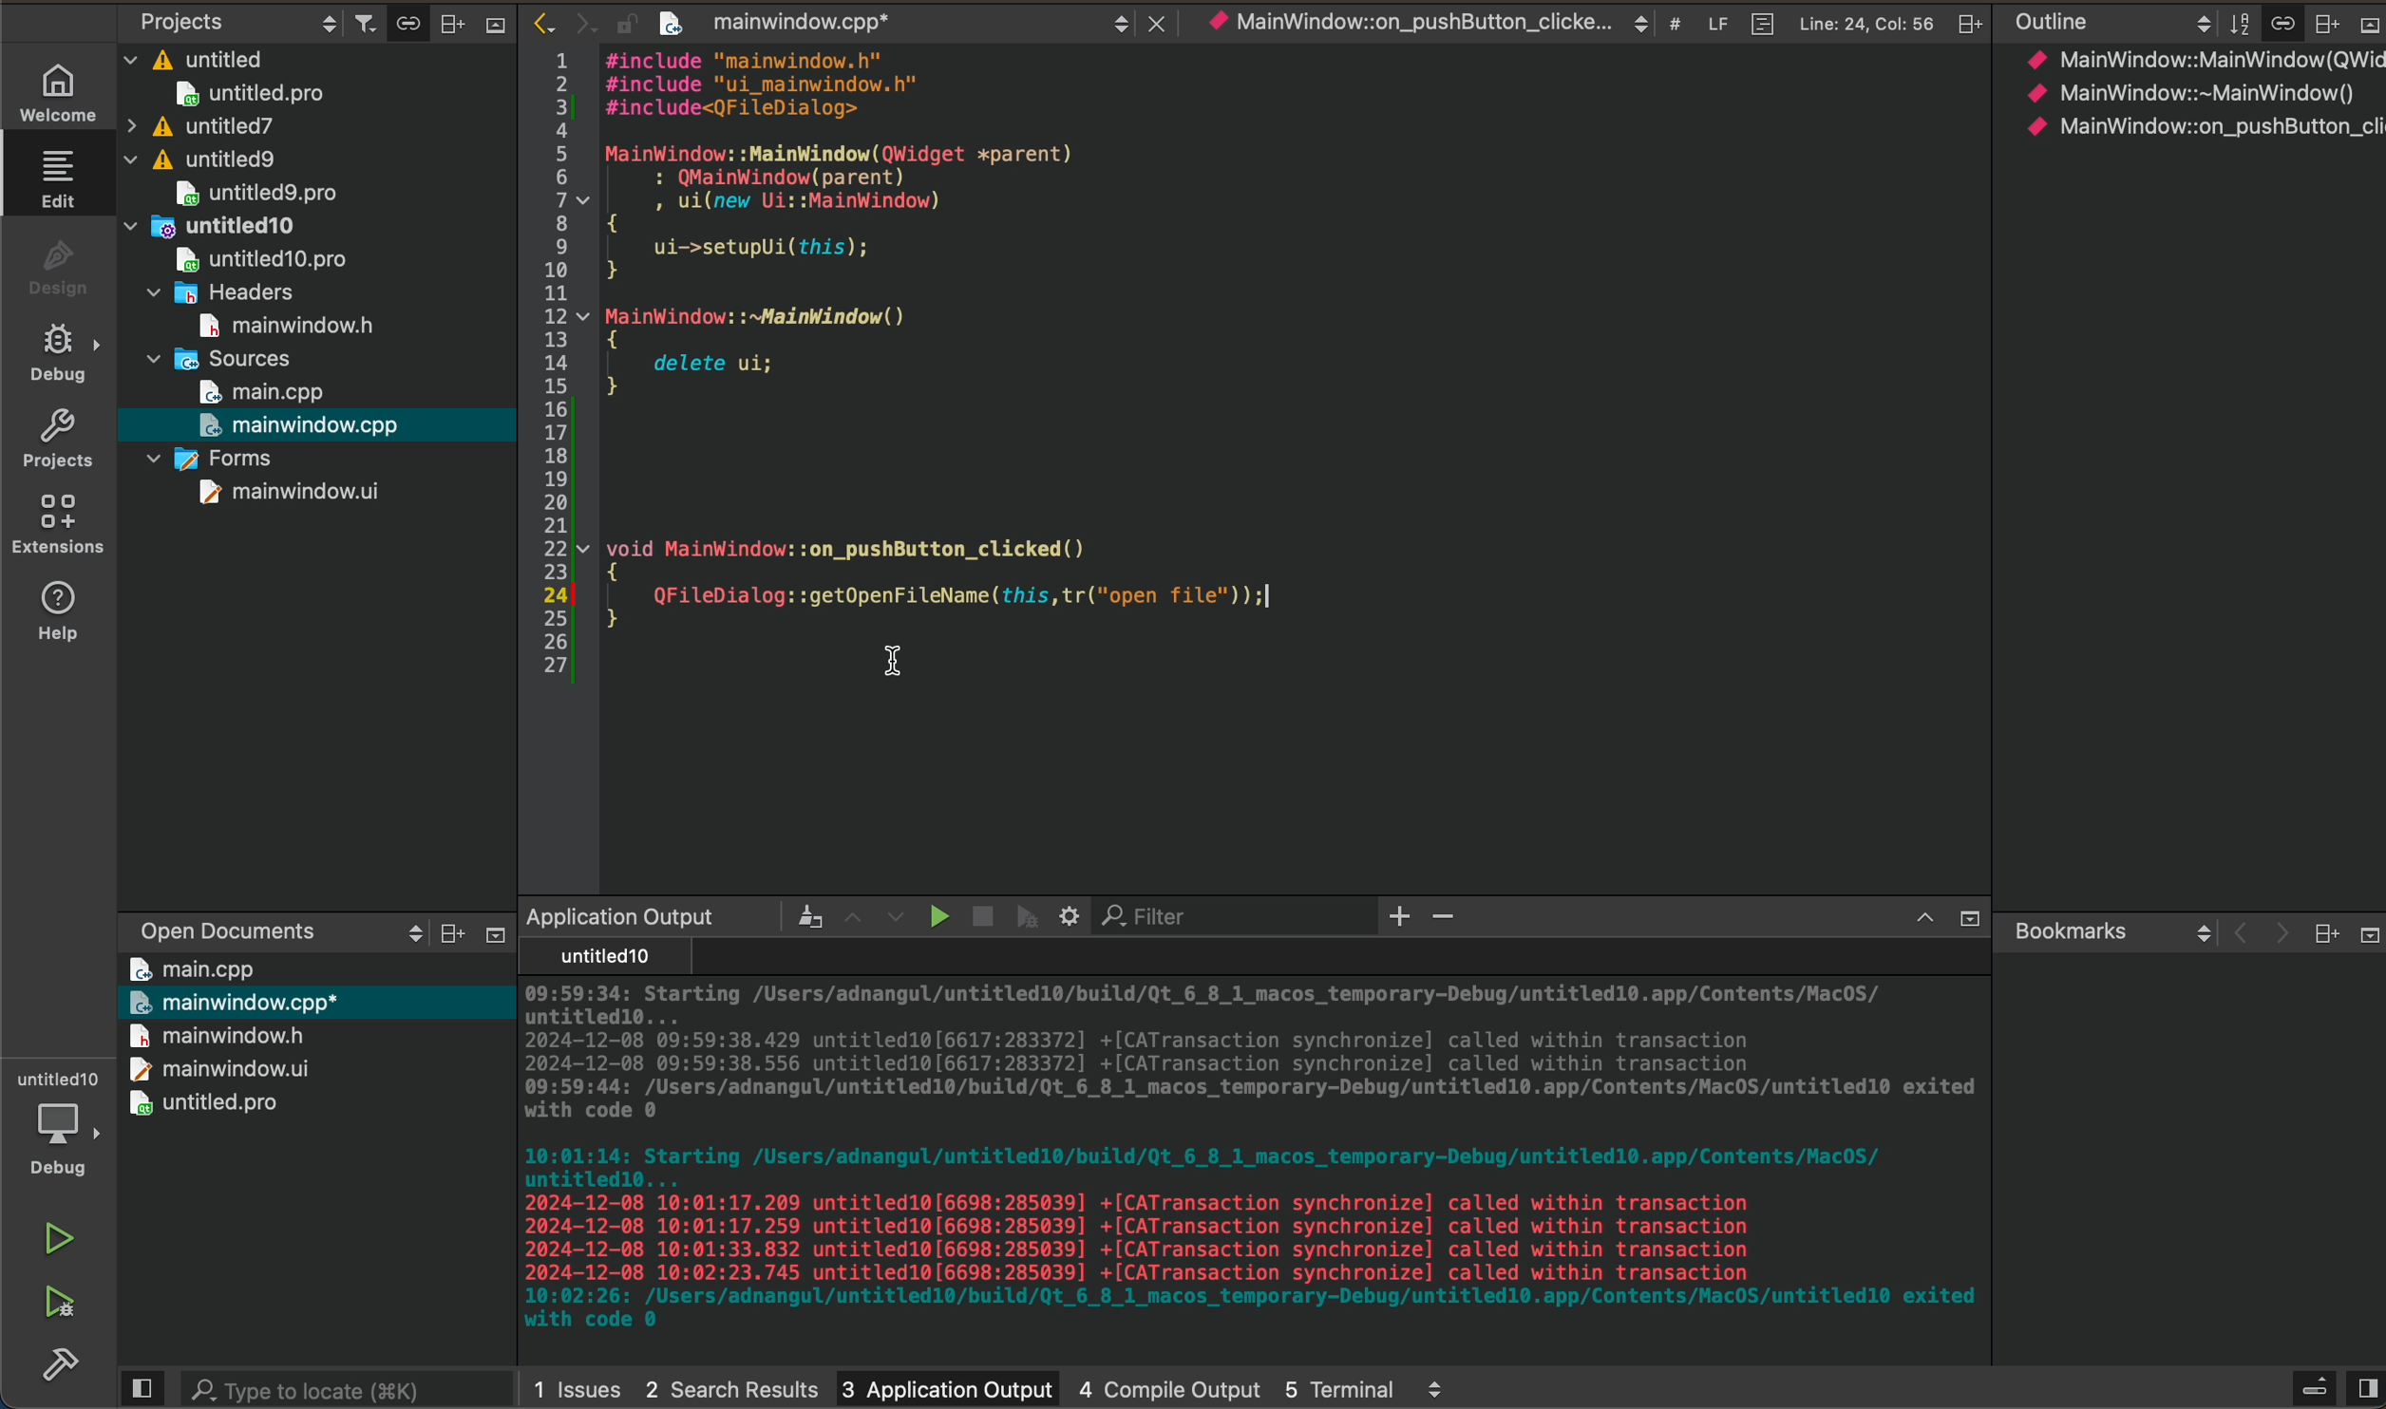 The height and width of the screenshot is (1409, 2386). What do you see at coordinates (2276, 936) in the screenshot?
I see `next` at bounding box center [2276, 936].